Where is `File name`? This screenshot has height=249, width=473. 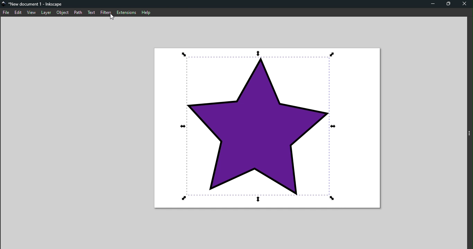 File name is located at coordinates (33, 4).